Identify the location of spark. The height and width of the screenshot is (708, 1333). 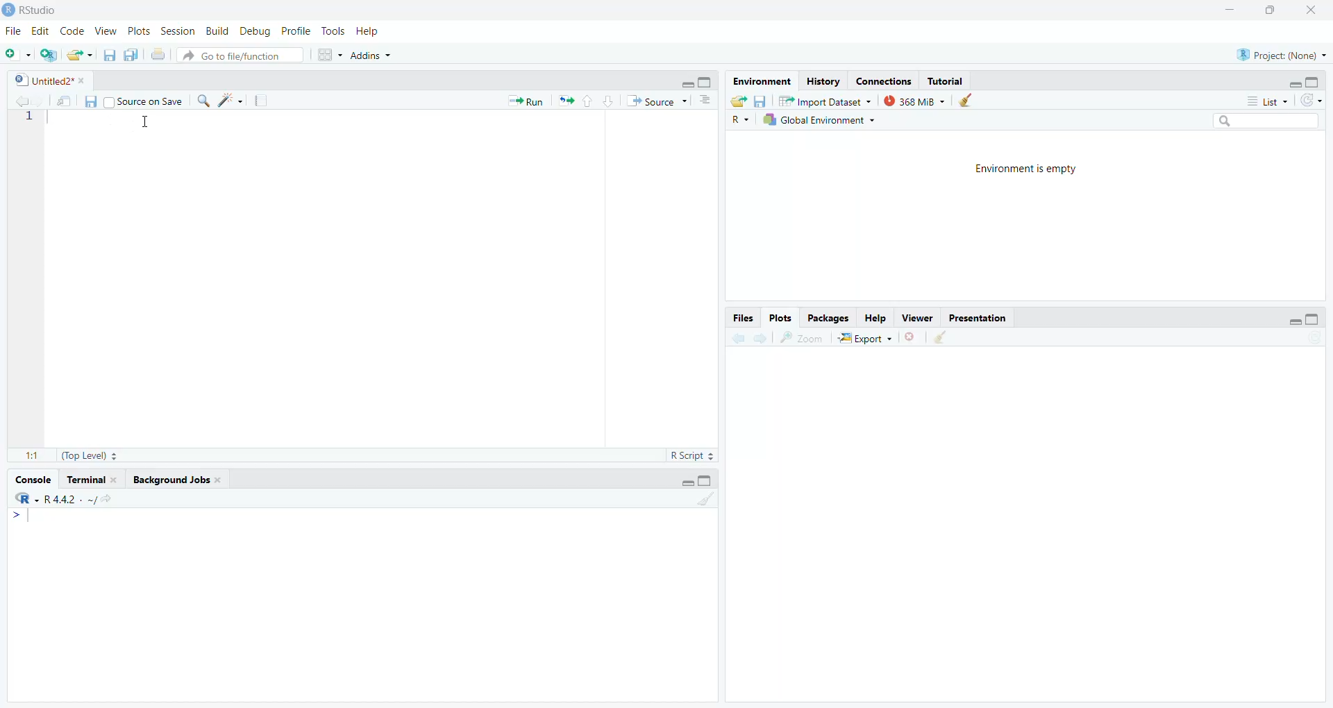
(233, 101).